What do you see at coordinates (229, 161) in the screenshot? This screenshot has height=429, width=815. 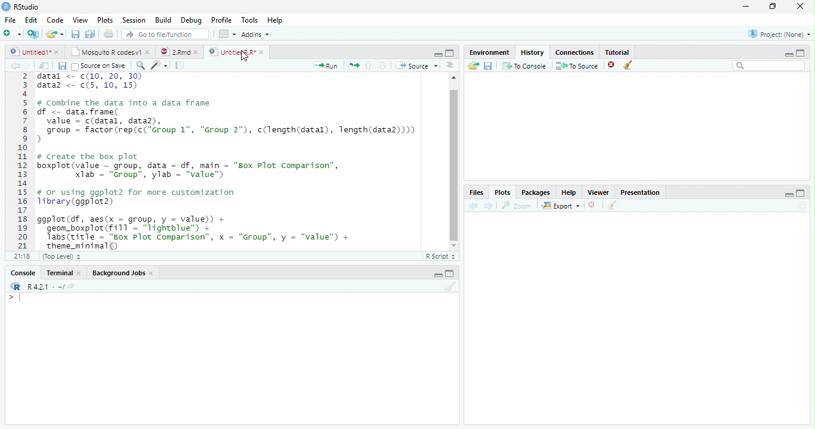 I see `datal <- c(10, 20, 30)
data2 <- c(5, 10, 15)
# combine the data into a data frame
df <- data. frame(
value = c(datal, data),
group = factor (rep(c("Group 1", "Group 2"), c(length(datal), length(data2))))
)
# create the box plot
boxplot (value ~ group, data = df, main = “Box Plot Comparison”,
X1ab = “Group®, ylab = "Value”)
# or using ggplot2 for more customization
Tibrary(ggplot2)
ggplot (df, aes(x = group, y = value) +
geom_boxplot (F111 = "1ightblue”) +
Tabs(title = "Box Plot Comparison”, x = “Group”, y = value") +
theme. minimal)` at bounding box center [229, 161].